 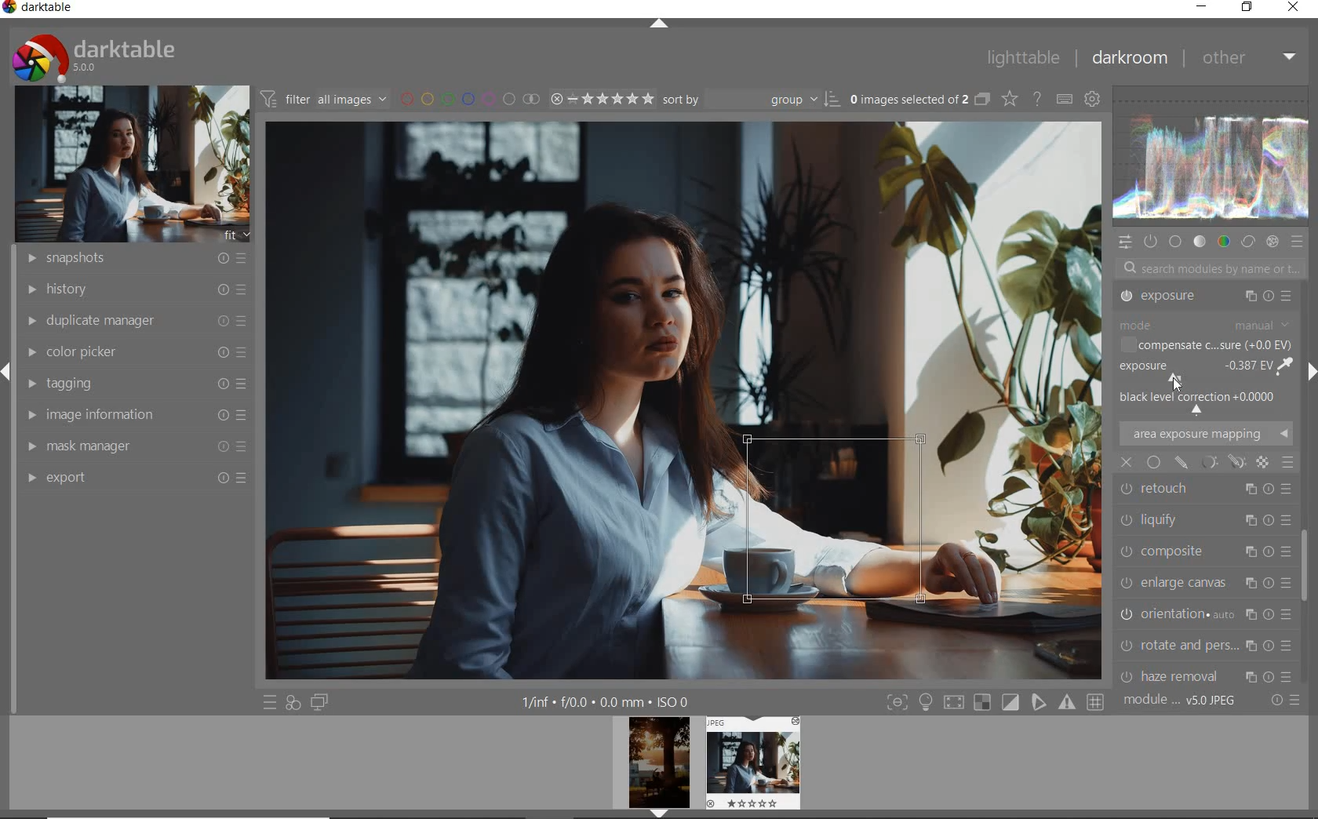 I want to click on ENABLE FOR ONLINE HELP, so click(x=1037, y=99).